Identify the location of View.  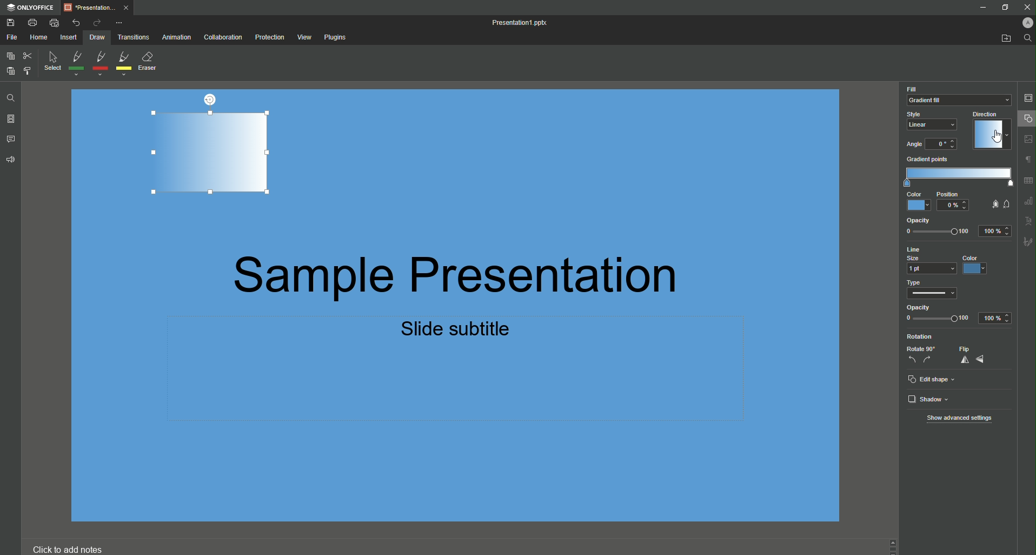
(304, 37).